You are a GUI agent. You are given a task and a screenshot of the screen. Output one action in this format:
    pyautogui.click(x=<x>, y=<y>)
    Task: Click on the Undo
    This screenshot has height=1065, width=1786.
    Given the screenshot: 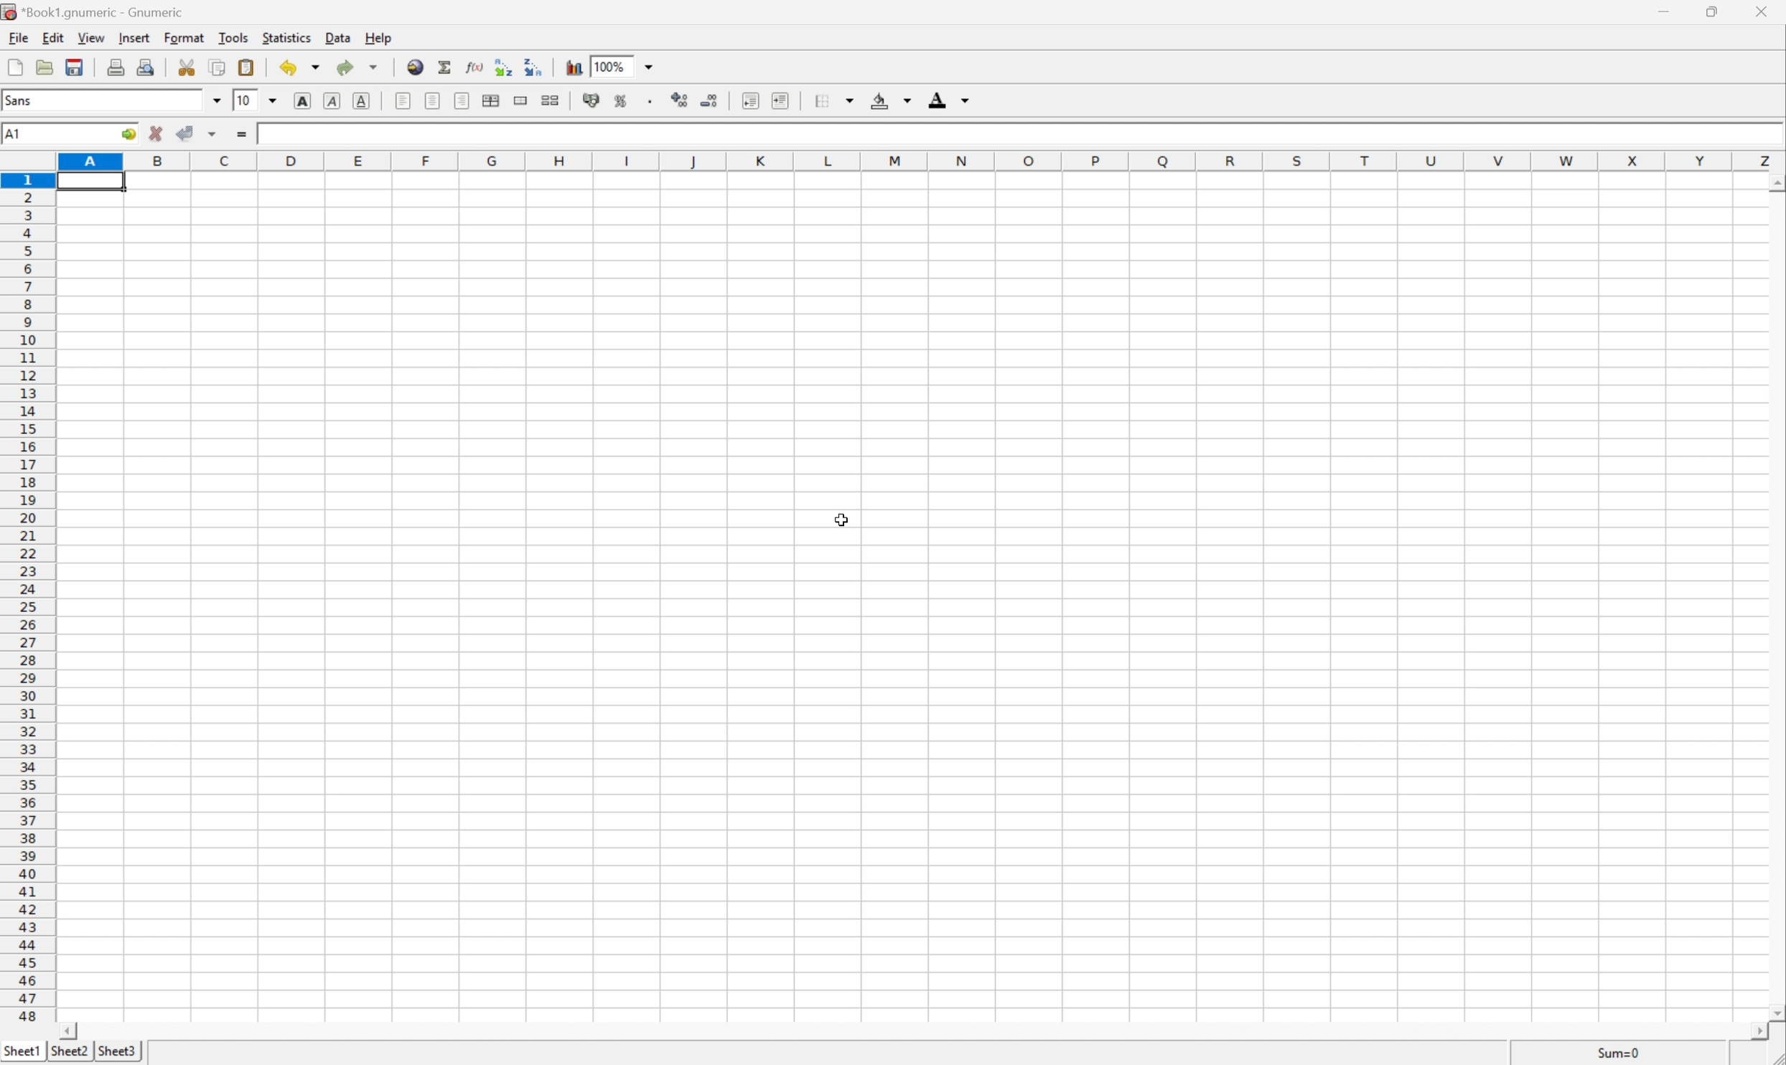 What is the action you would take?
    pyautogui.click(x=297, y=67)
    